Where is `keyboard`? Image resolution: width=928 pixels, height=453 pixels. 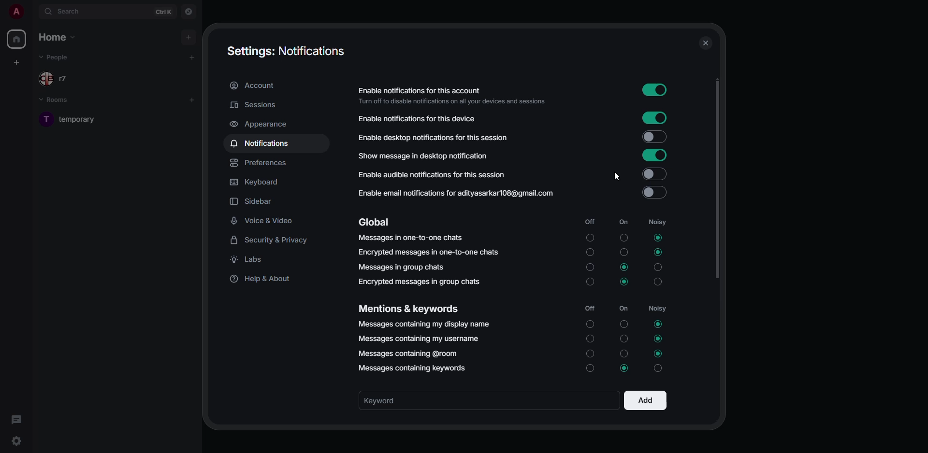
keyboard is located at coordinates (254, 181).